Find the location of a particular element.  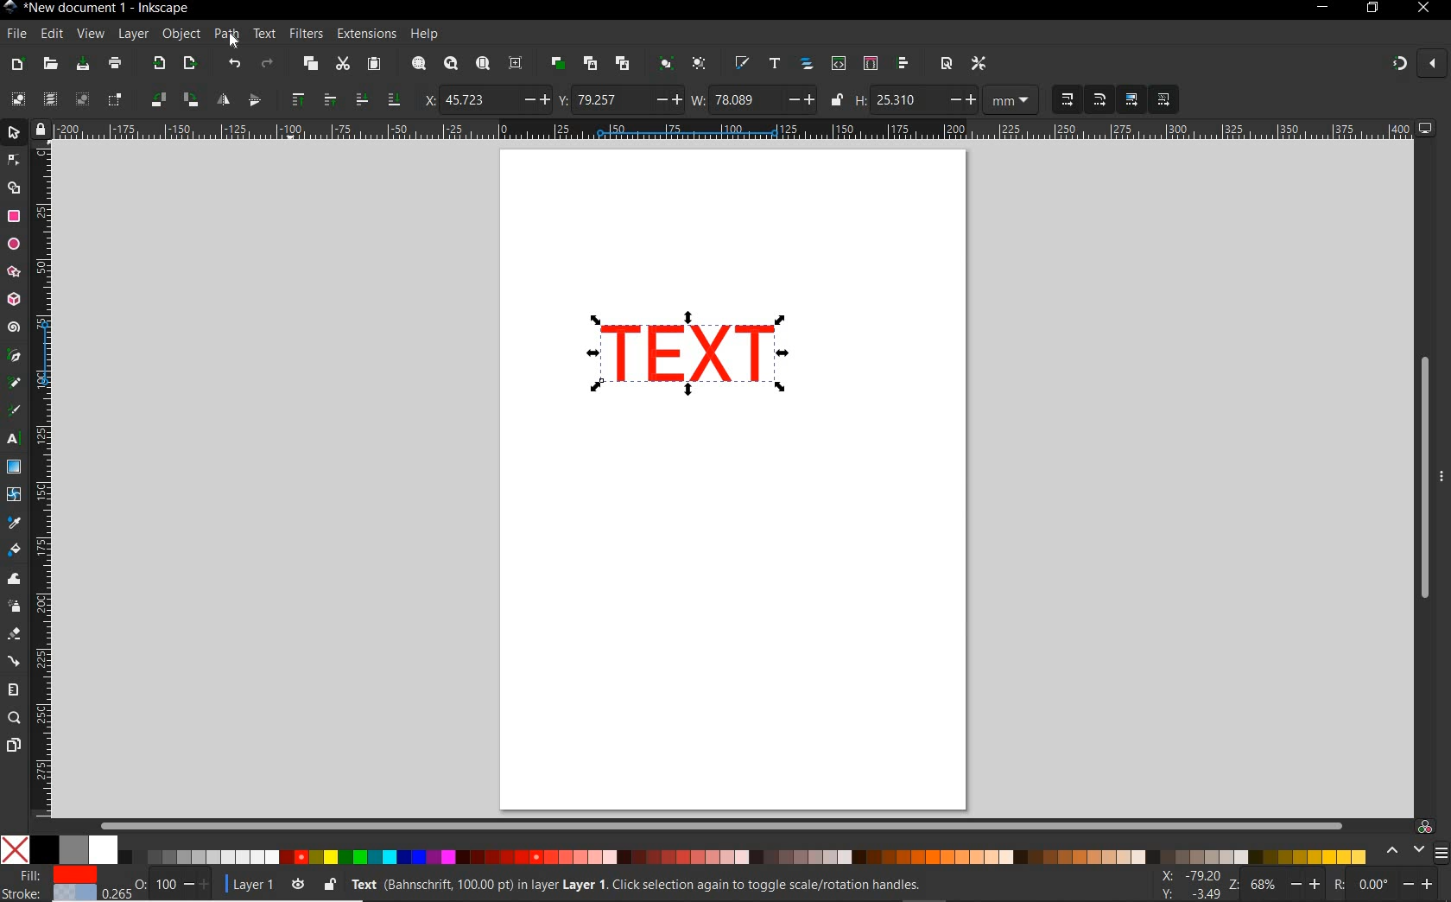

LOWER SELECTION is located at coordinates (376, 99).